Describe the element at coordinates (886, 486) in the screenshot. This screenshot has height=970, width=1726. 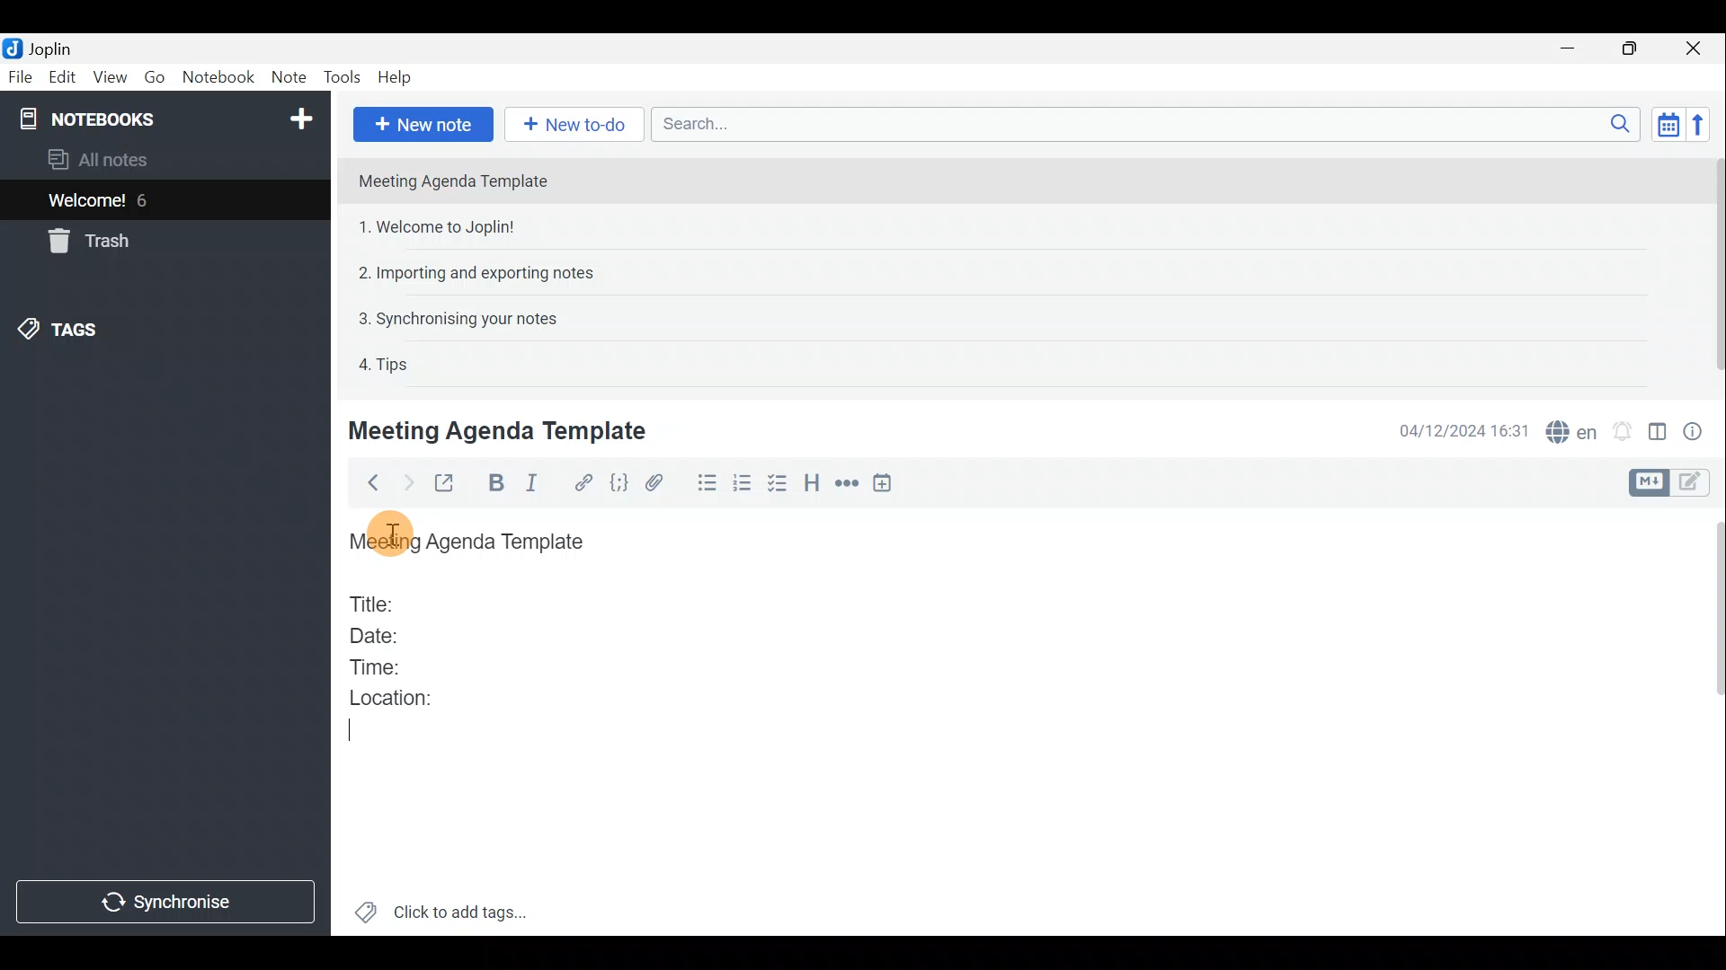
I see `Insert time` at that location.